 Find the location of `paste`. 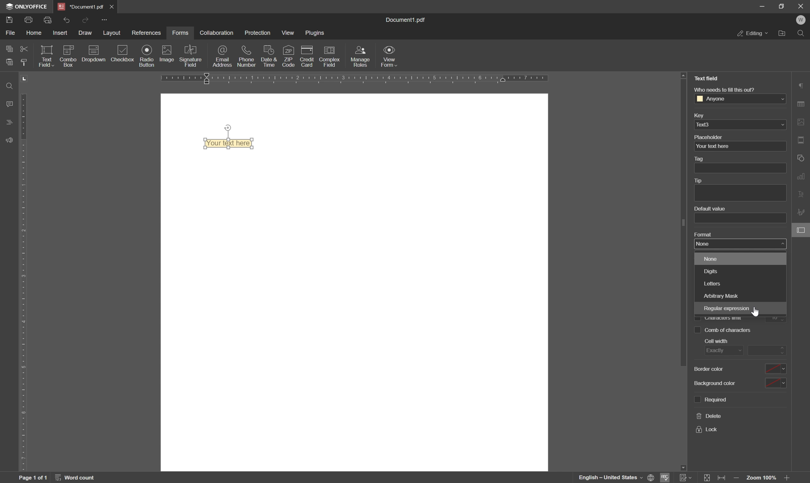

paste is located at coordinates (10, 62).